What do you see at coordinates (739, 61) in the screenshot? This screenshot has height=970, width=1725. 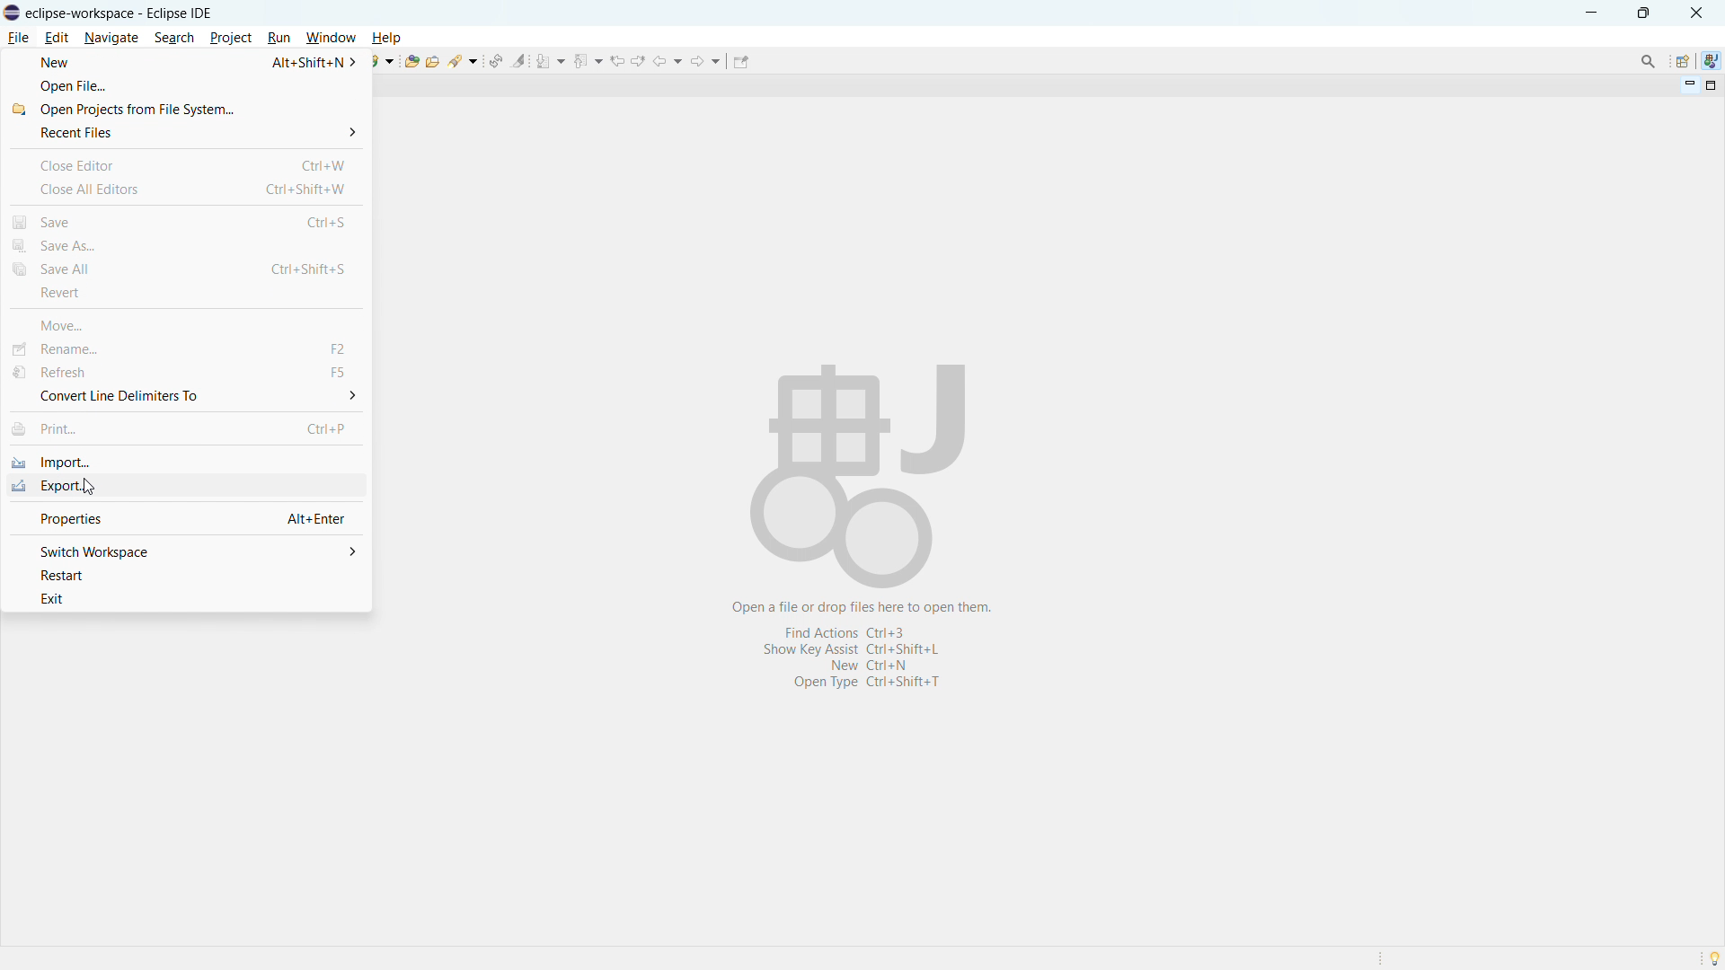 I see `pin editor` at bounding box center [739, 61].